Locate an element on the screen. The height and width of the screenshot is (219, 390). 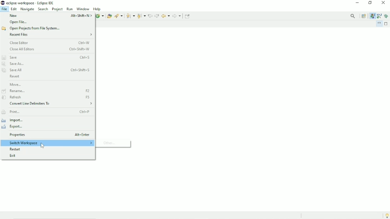
Rename is located at coordinates (47, 91).